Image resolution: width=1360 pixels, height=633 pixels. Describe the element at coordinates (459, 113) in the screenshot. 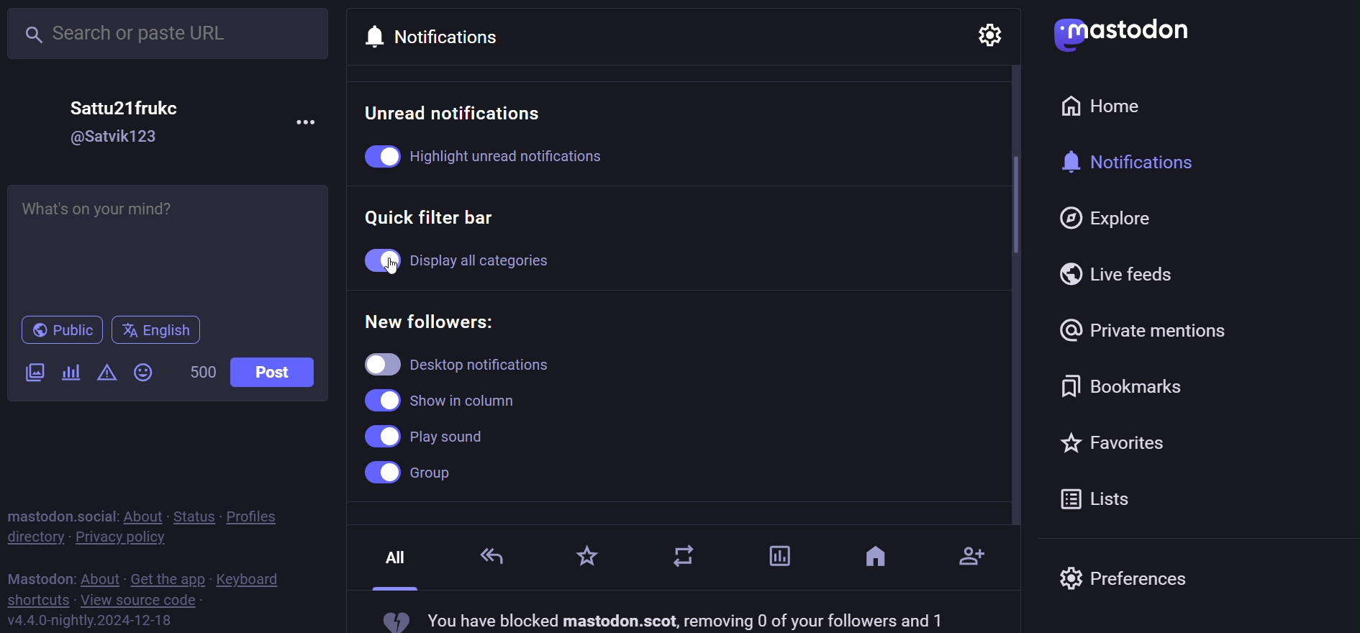

I see `unread notification` at that location.